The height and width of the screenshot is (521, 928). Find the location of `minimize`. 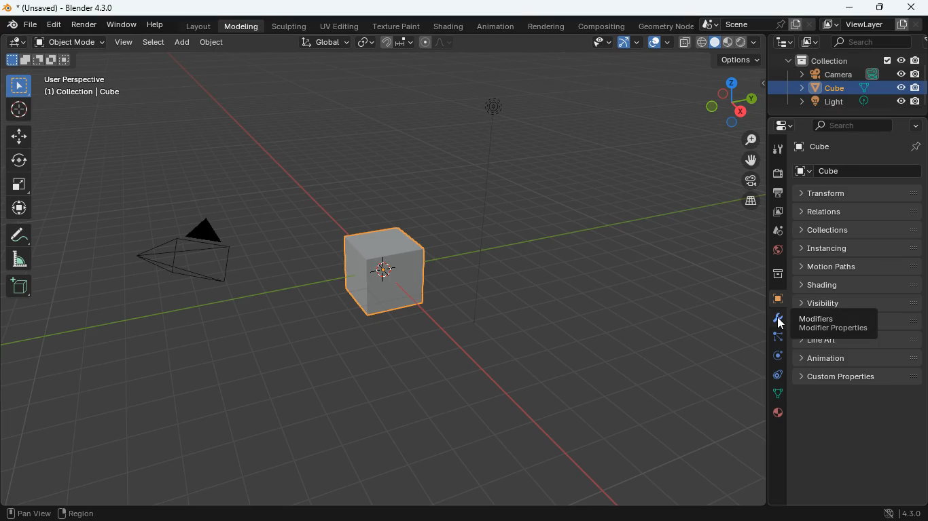

minimize is located at coordinates (850, 8).